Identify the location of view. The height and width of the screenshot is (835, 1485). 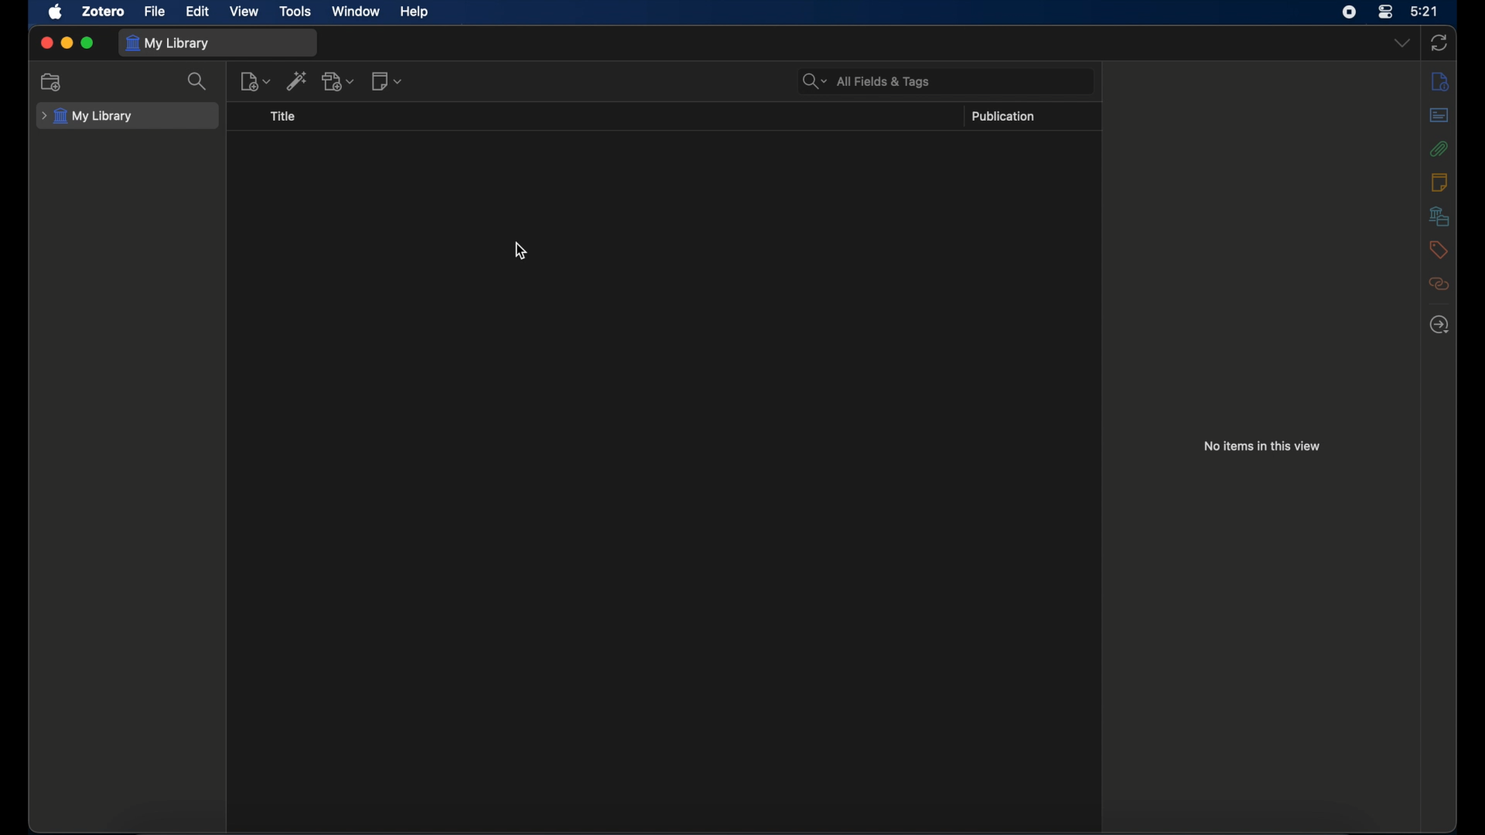
(243, 11).